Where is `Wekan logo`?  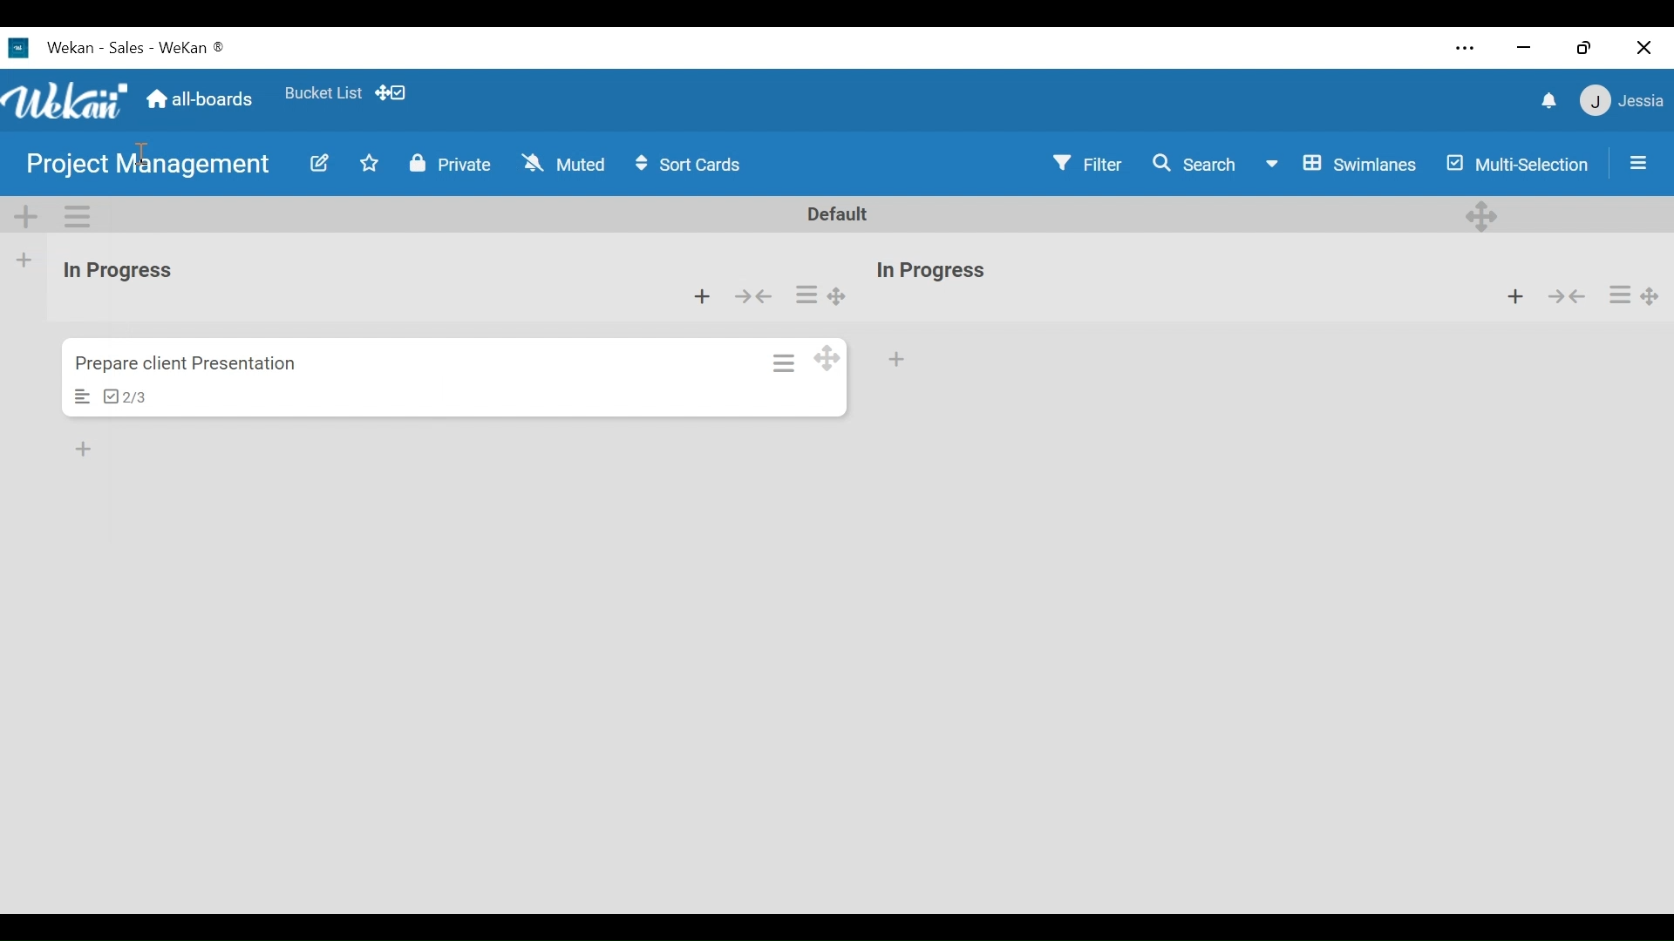
Wekan logo is located at coordinates (65, 101).